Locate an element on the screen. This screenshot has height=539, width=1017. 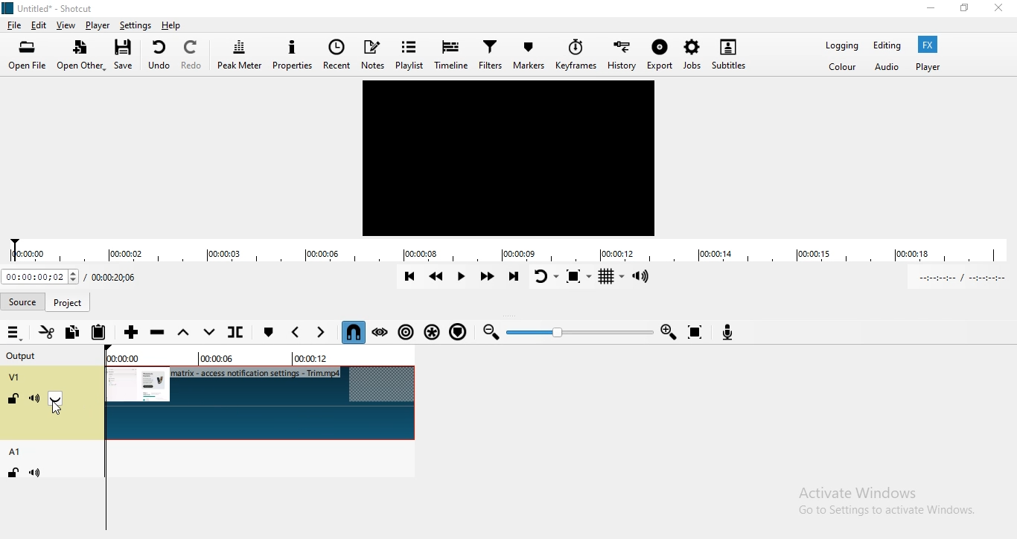
shotcut is located at coordinates (50, 9).